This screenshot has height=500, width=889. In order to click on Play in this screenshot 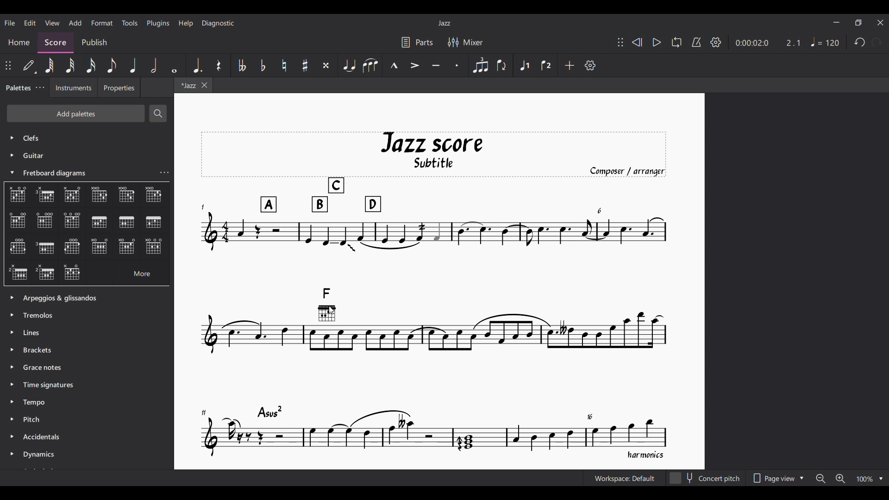, I will do `click(657, 43)`.